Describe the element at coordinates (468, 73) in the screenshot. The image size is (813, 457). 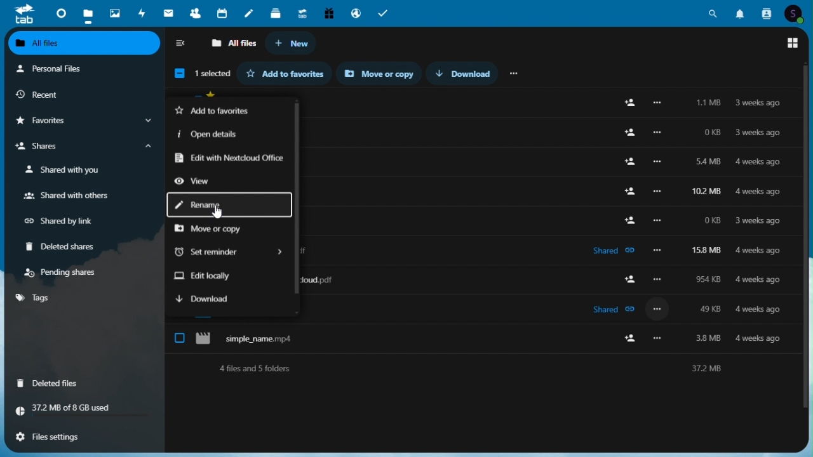
I see `Download` at that location.